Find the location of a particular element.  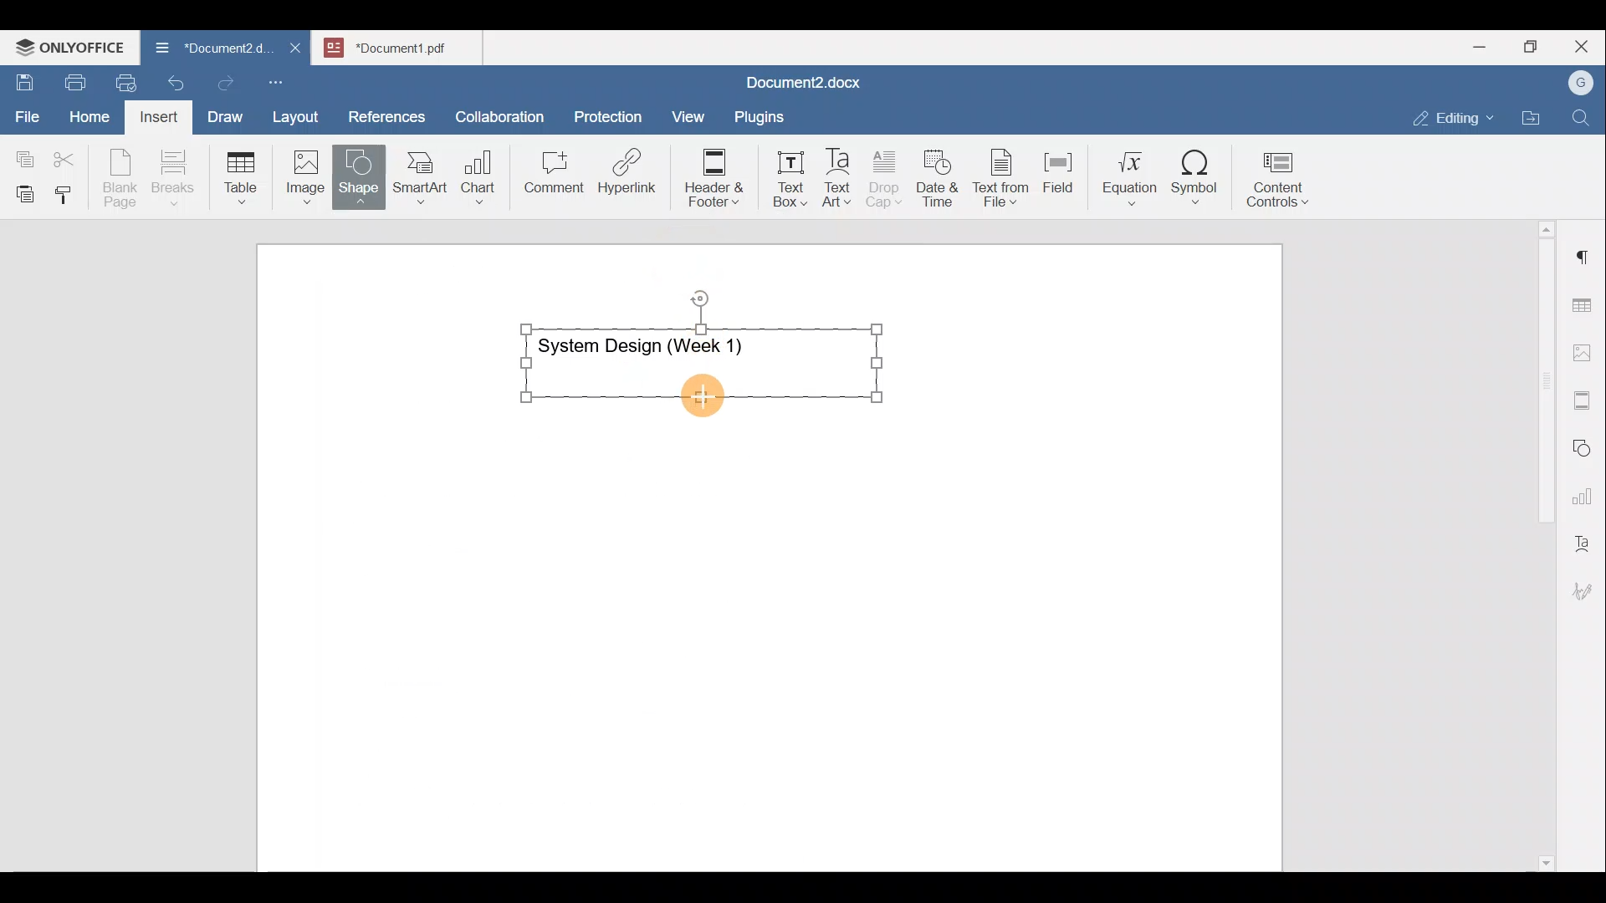

Paragraph settings is located at coordinates (1584, 250).